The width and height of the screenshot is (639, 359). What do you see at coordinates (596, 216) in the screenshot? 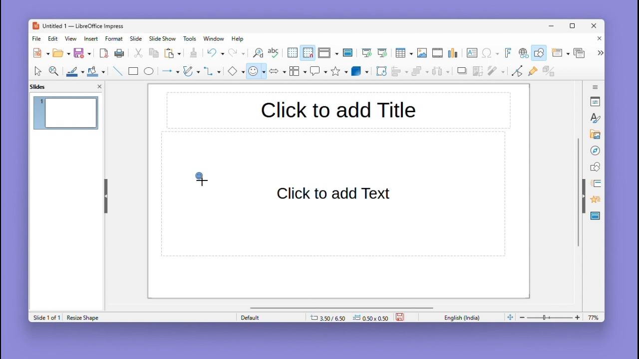
I see `Masters slide` at bounding box center [596, 216].